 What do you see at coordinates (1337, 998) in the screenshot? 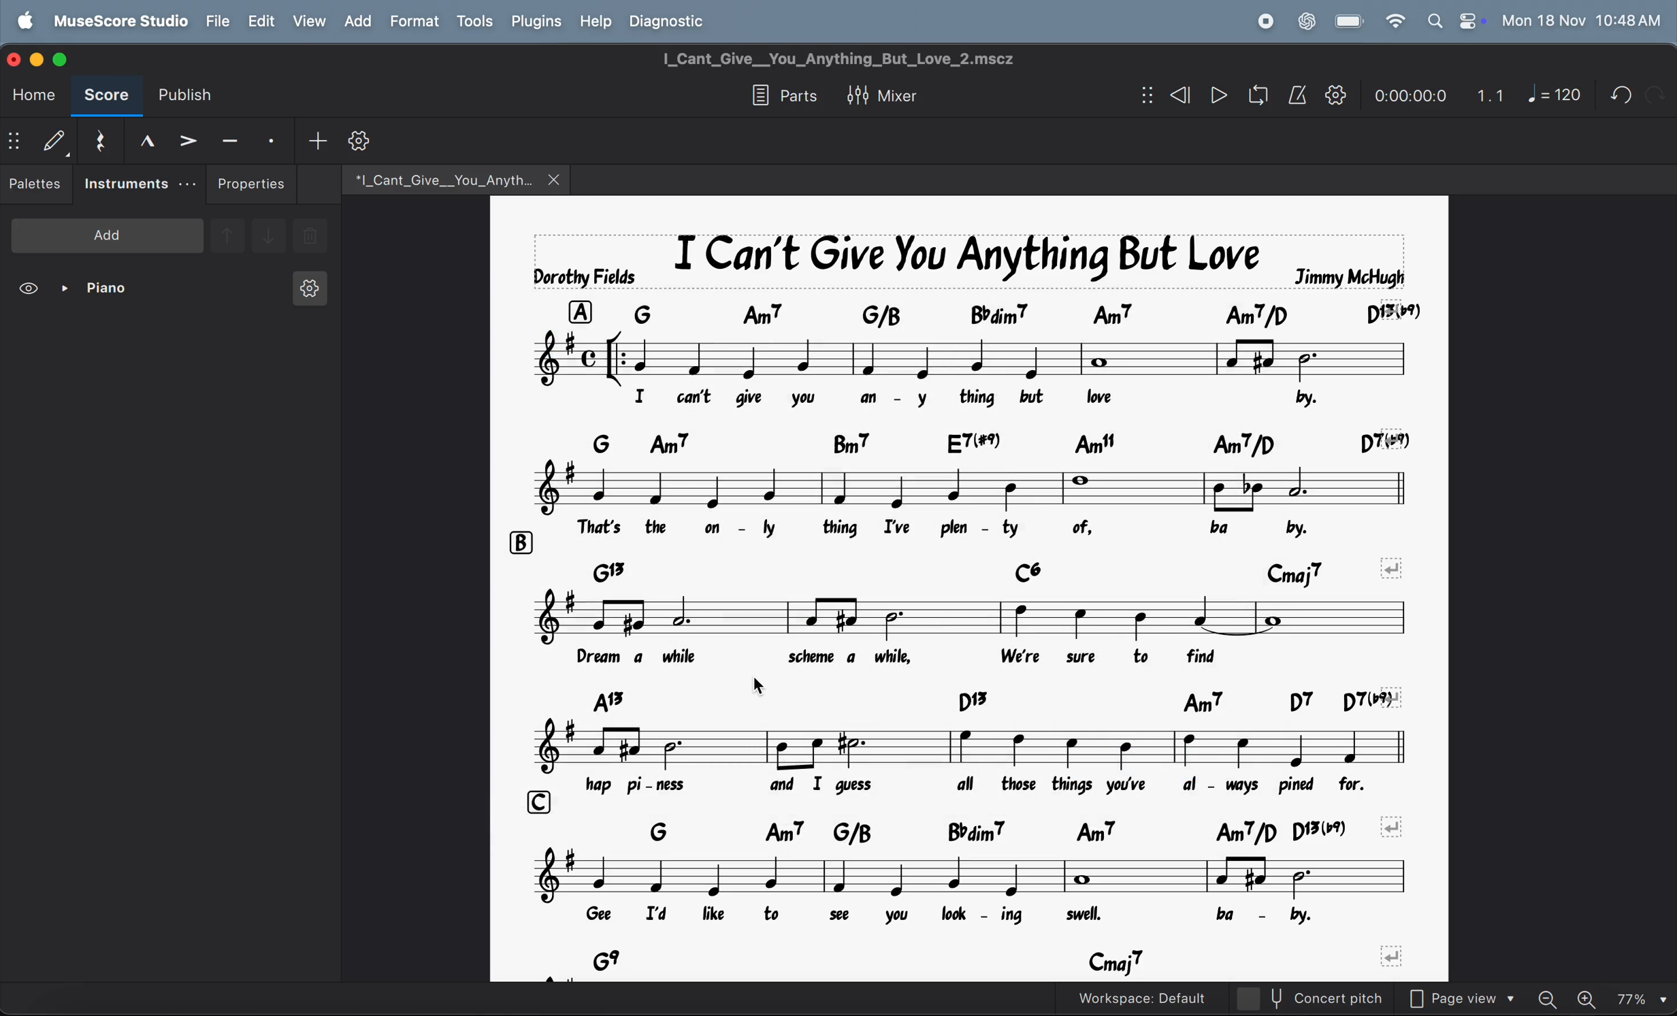
I see `concert pitch` at bounding box center [1337, 998].